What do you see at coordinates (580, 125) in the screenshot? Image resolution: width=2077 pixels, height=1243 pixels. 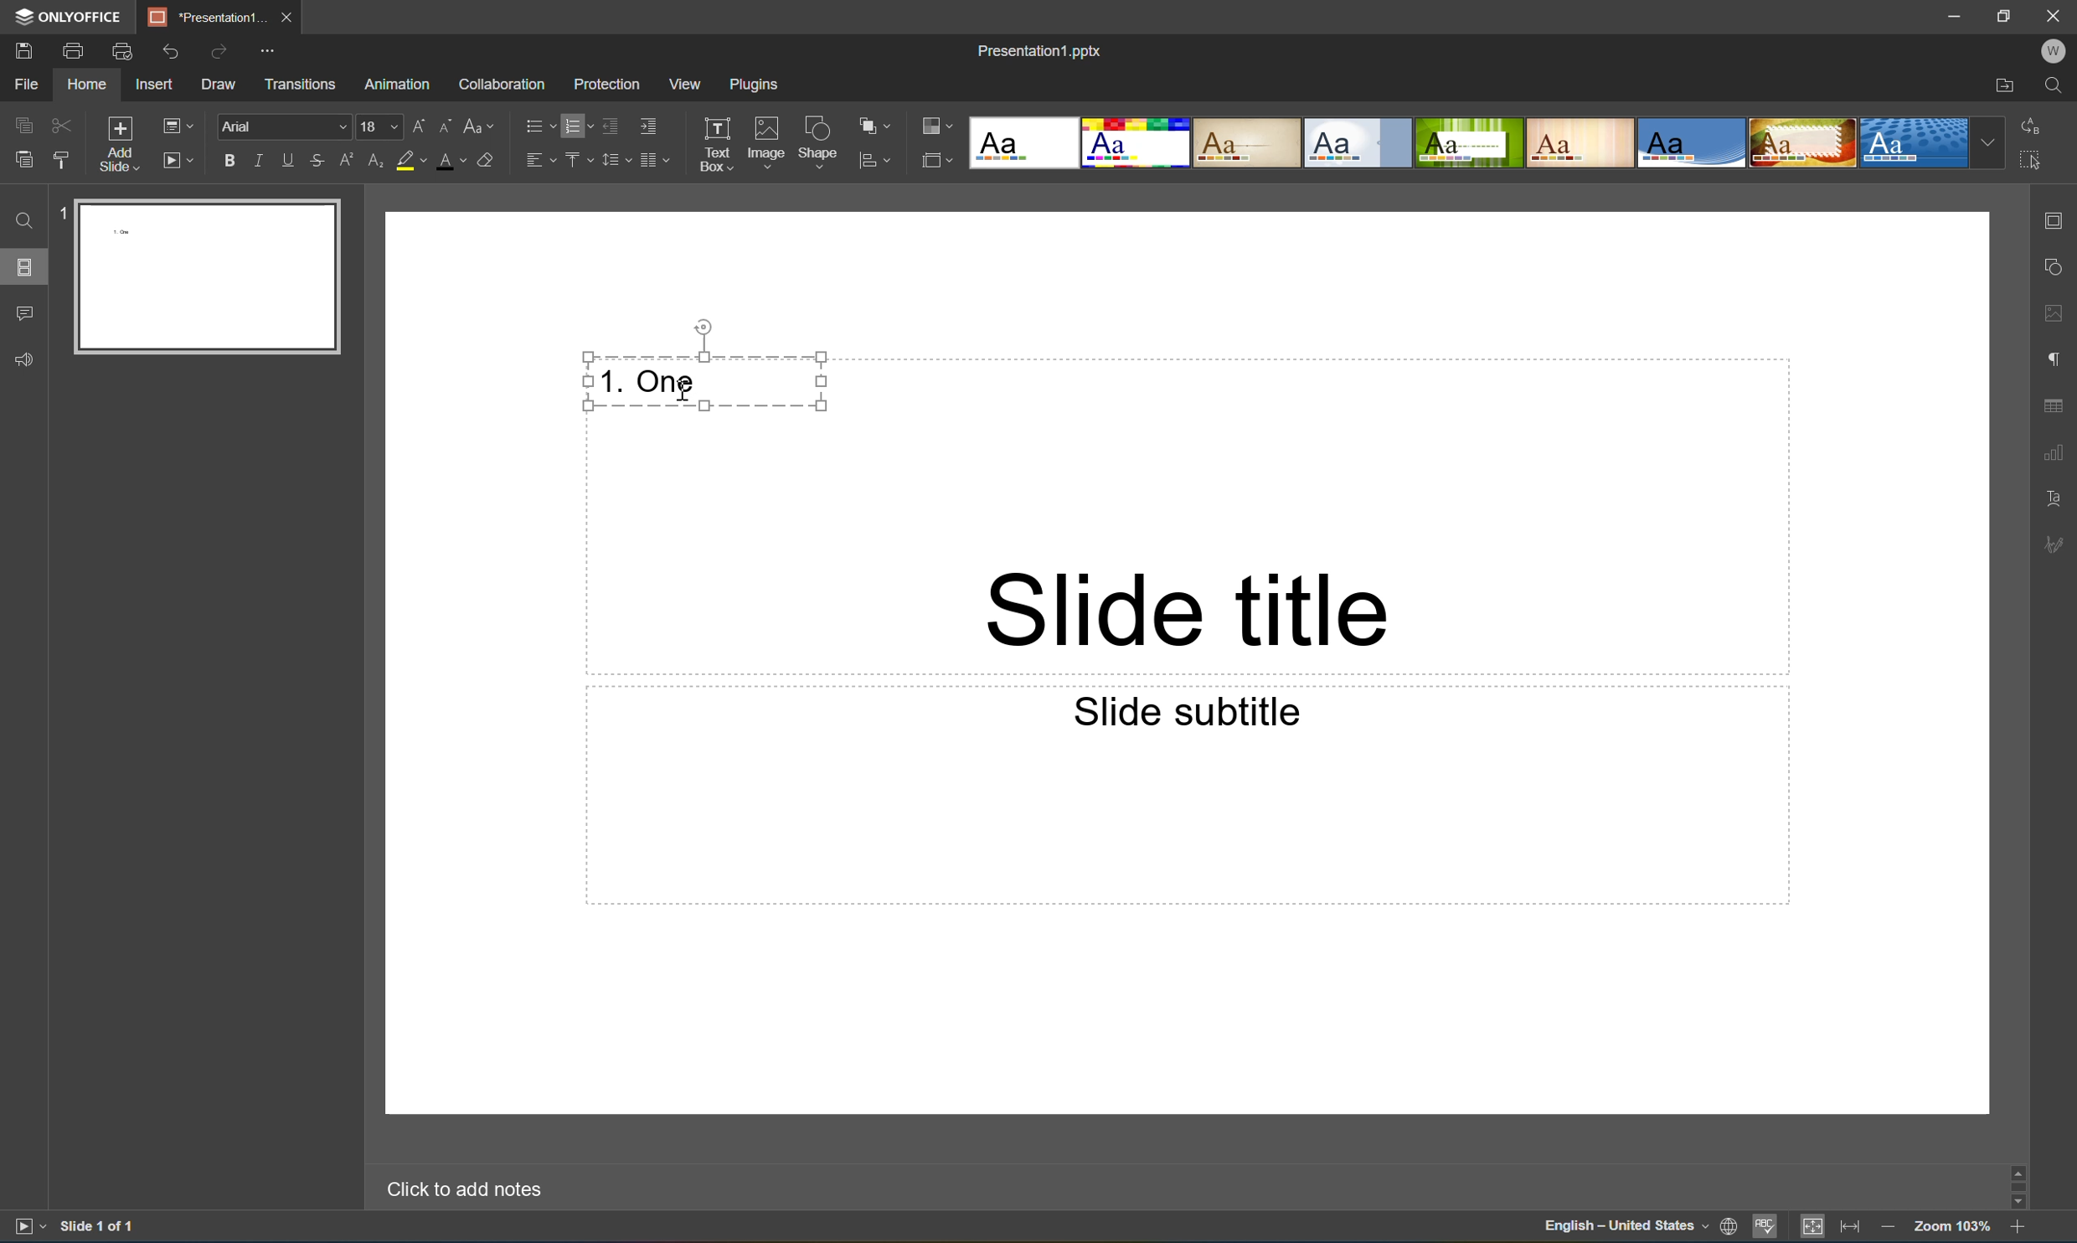 I see `Numebring` at bounding box center [580, 125].